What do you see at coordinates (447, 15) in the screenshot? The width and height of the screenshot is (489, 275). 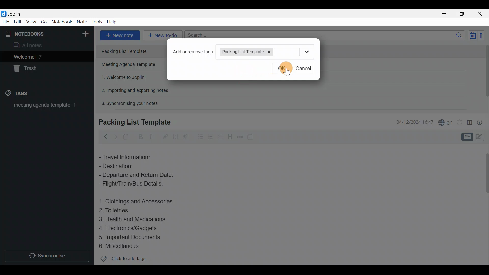 I see `Minimise` at bounding box center [447, 15].